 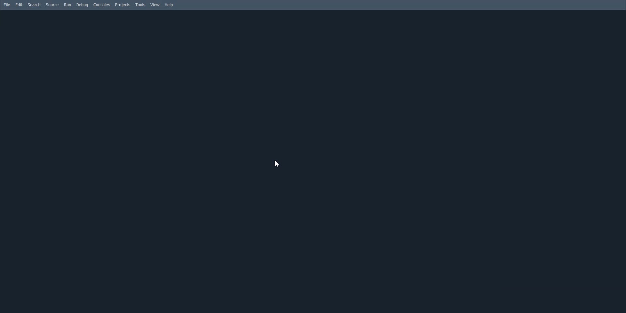 What do you see at coordinates (155, 5) in the screenshot?
I see `View` at bounding box center [155, 5].